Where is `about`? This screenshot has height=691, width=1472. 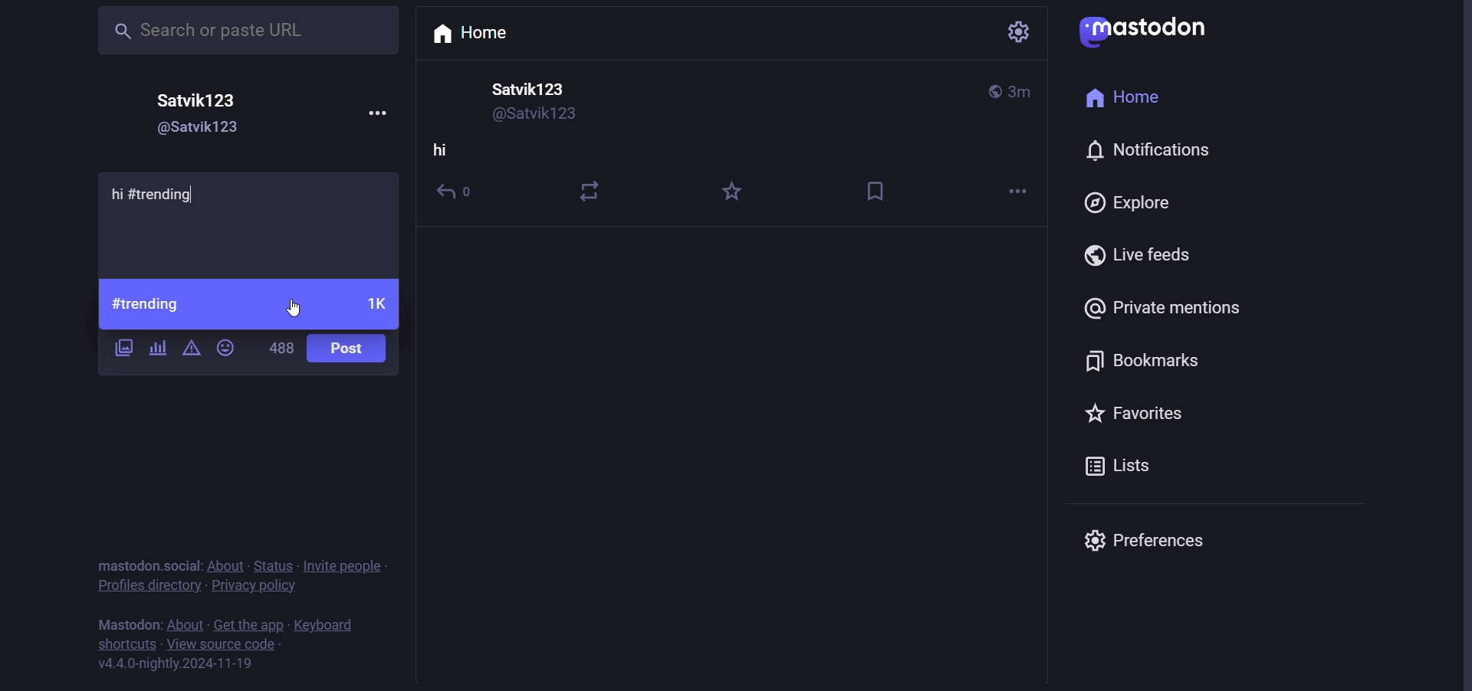 about is located at coordinates (186, 624).